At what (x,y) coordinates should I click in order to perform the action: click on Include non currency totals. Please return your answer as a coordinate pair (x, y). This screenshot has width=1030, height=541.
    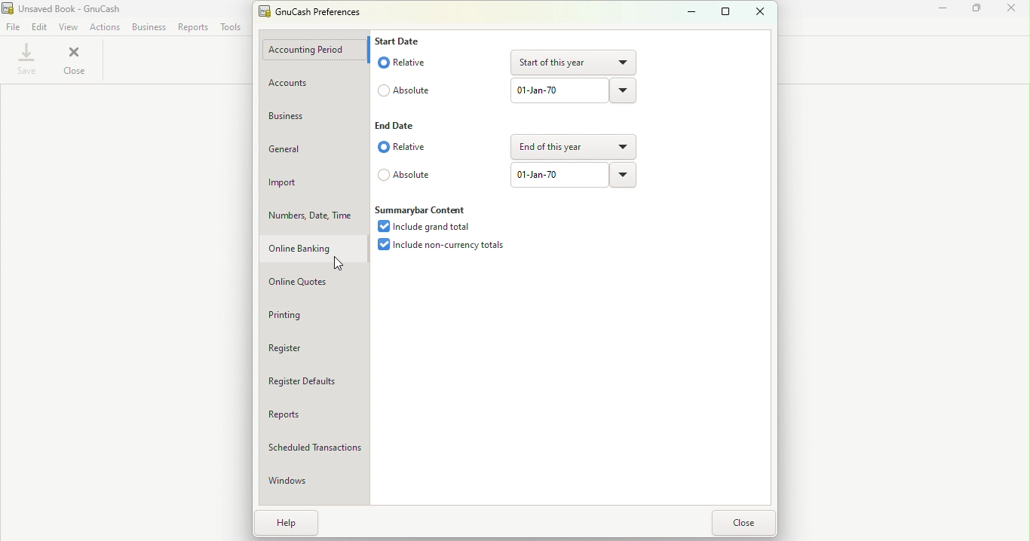
    Looking at the image, I should click on (447, 247).